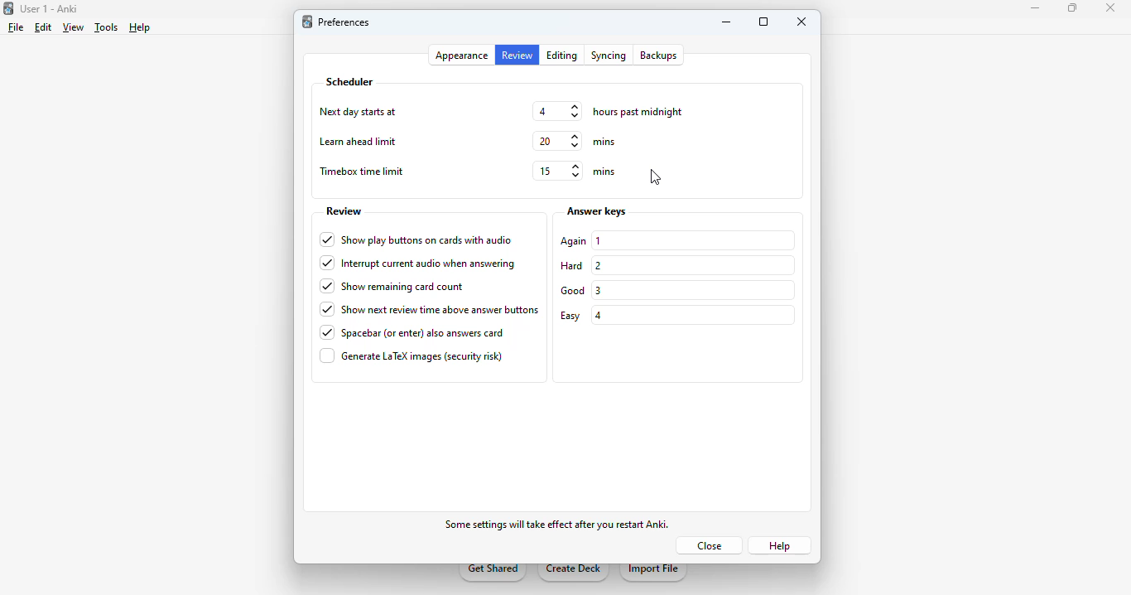 The width and height of the screenshot is (1131, 595). What do you see at coordinates (1037, 8) in the screenshot?
I see `minimize` at bounding box center [1037, 8].